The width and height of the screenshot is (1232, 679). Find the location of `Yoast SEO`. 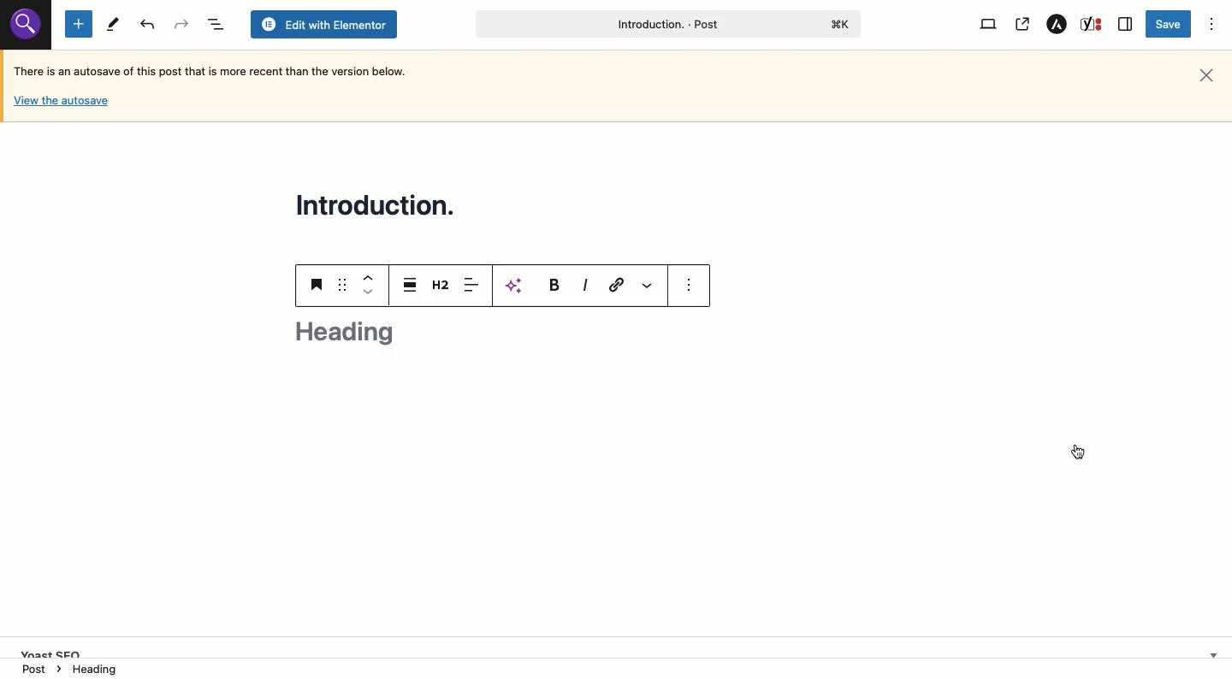

Yoast SEO is located at coordinates (622, 646).